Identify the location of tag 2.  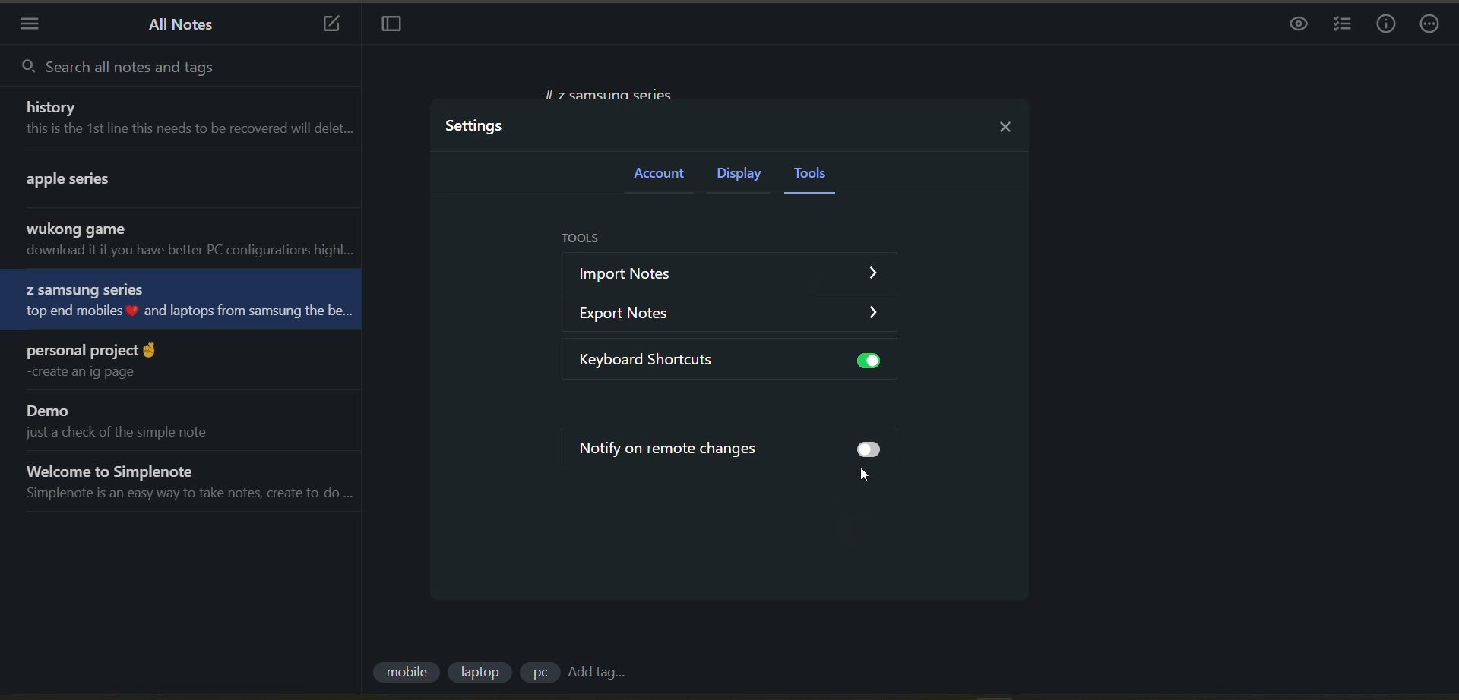
(481, 673).